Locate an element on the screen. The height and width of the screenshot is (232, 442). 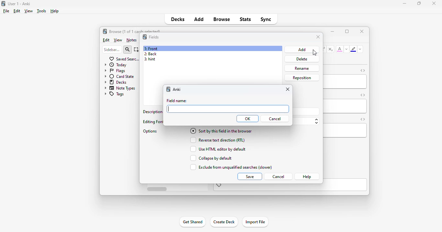
tags is located at coordinates (114, 94).